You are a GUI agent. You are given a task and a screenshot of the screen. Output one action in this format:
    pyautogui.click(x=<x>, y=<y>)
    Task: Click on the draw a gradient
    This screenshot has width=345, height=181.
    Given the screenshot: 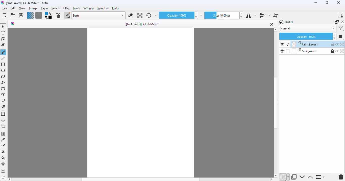 What is the action you would take?
    pyautogui.click(x=3, y=134)
    